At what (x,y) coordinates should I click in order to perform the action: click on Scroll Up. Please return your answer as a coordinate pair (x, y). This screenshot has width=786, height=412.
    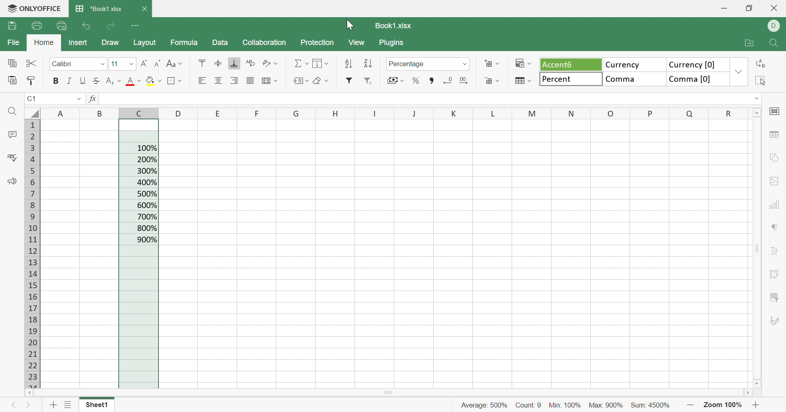
    Looking at the image, I should click on (757, 112).